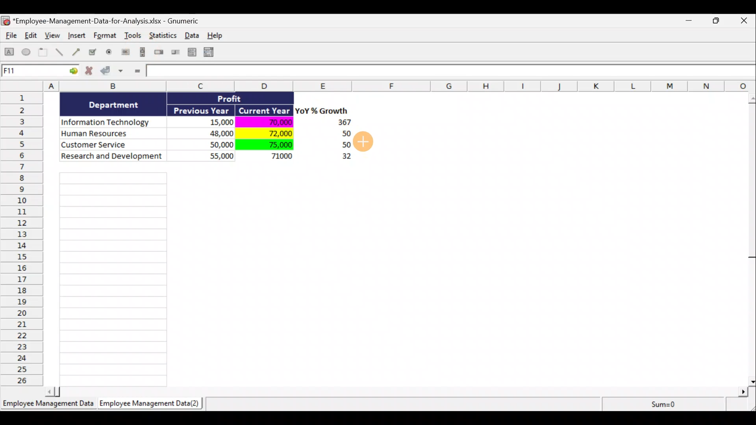 This screenshot has height=425, width=756. What do you see at coordinates (751, 238) in the screenshot?
I see `Scroll bar` at bounding box center [751, 238].